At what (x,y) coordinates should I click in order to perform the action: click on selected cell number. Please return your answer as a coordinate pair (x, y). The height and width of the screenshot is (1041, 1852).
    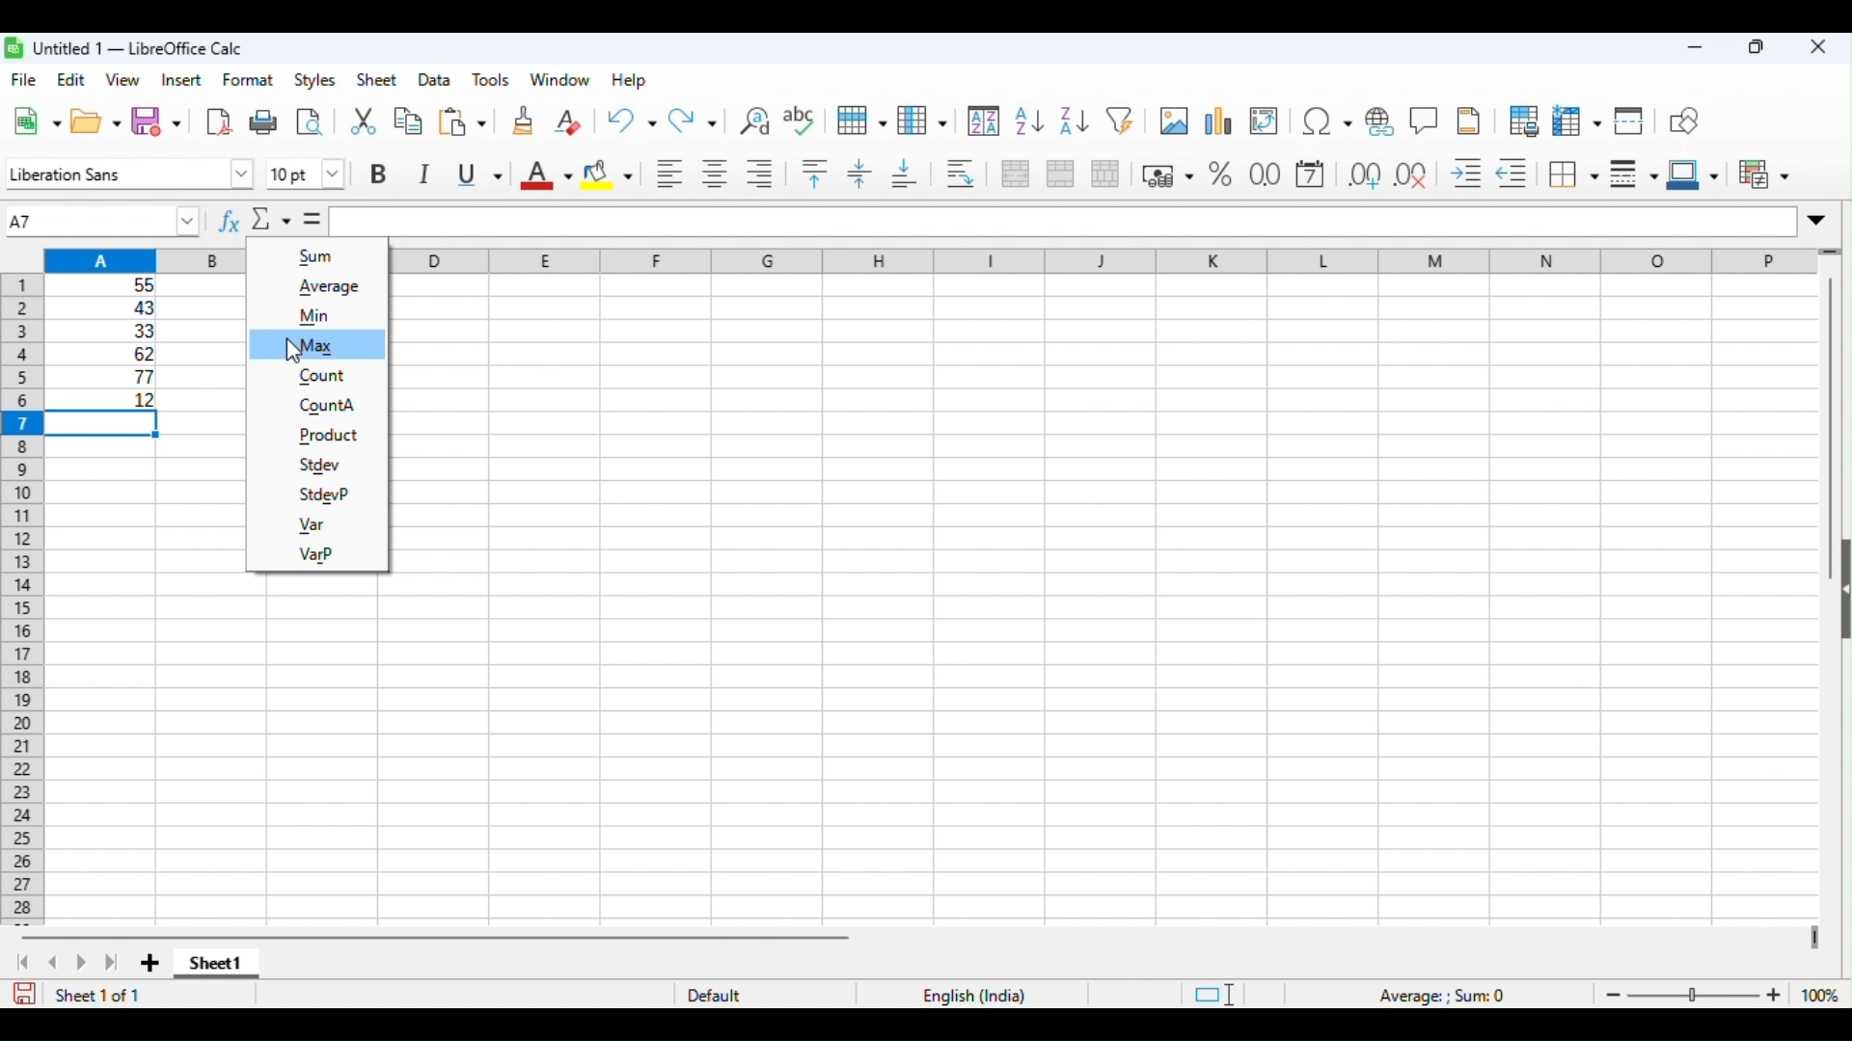
    Looking at the image, I should click on (86, 221).